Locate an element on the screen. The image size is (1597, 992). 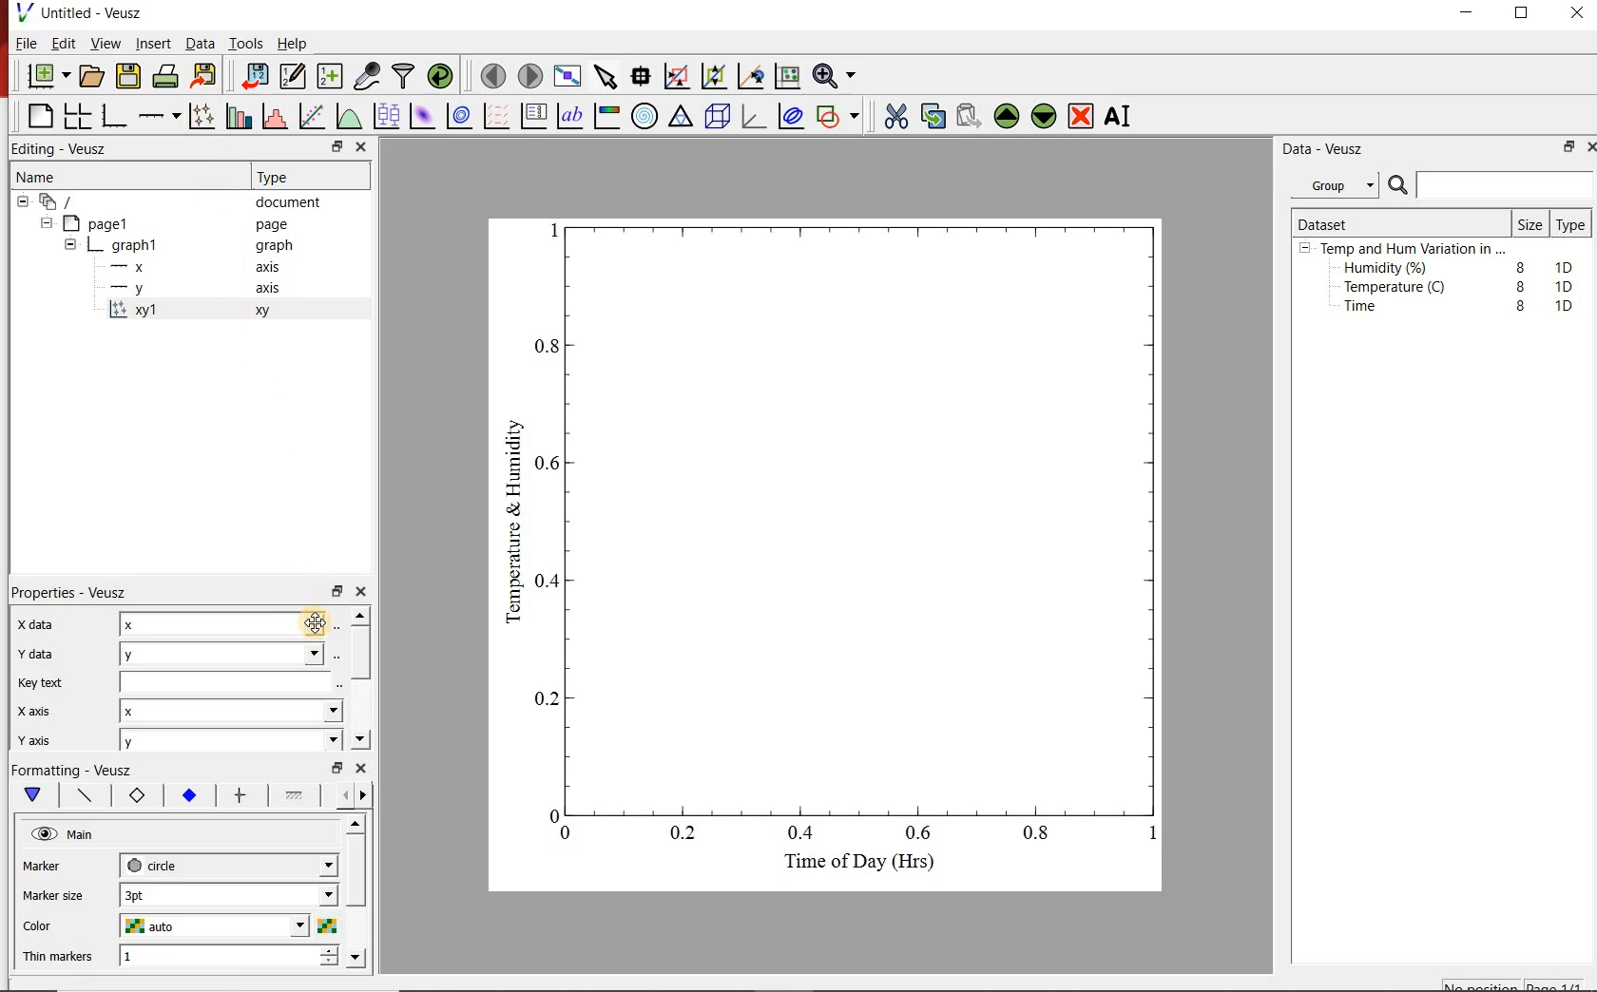
Marker size dropdown is located at coordinates (284, 896).